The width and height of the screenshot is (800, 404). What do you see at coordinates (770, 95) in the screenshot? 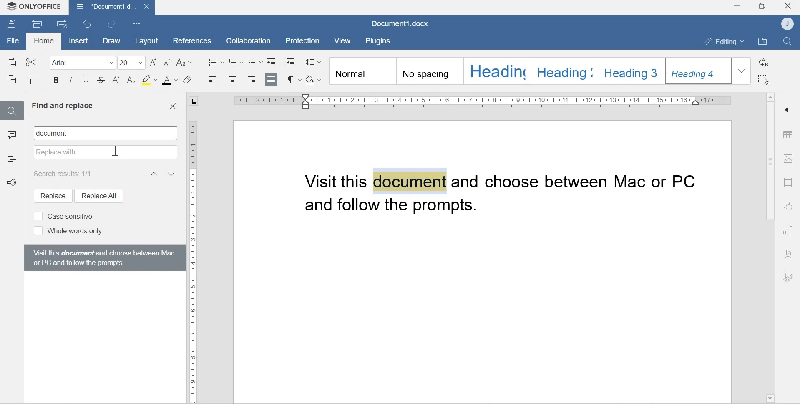
I see `Scroll up` at bounding box center [770, 95].